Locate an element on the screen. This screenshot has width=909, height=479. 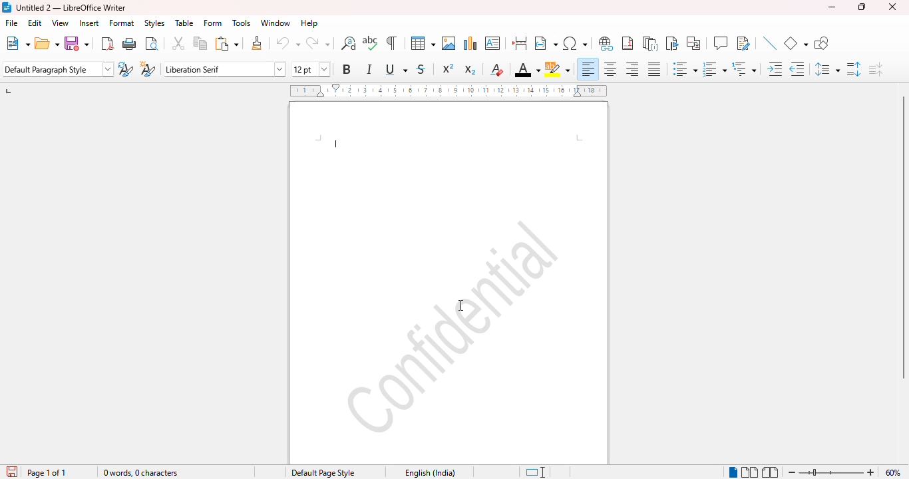
zoom factor is located at coordinates (893, 472).